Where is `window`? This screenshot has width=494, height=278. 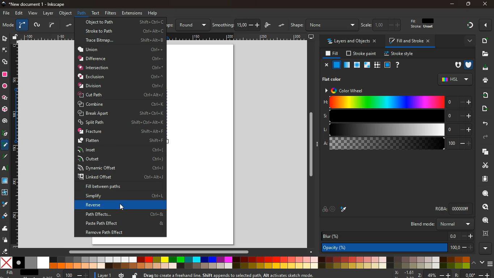 window is located at coordinates (367, 65).